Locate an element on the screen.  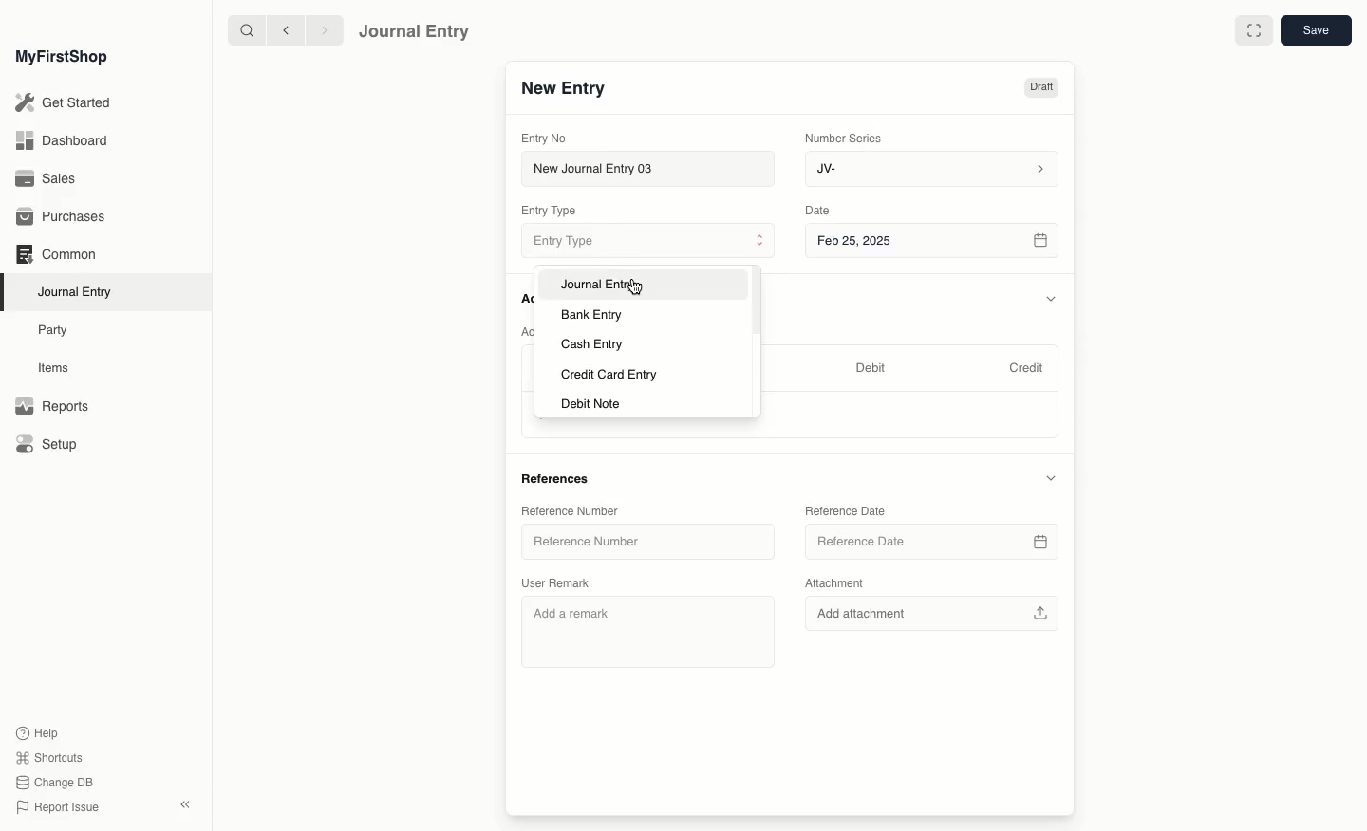
Collapse is located at coordinates (185, 804).